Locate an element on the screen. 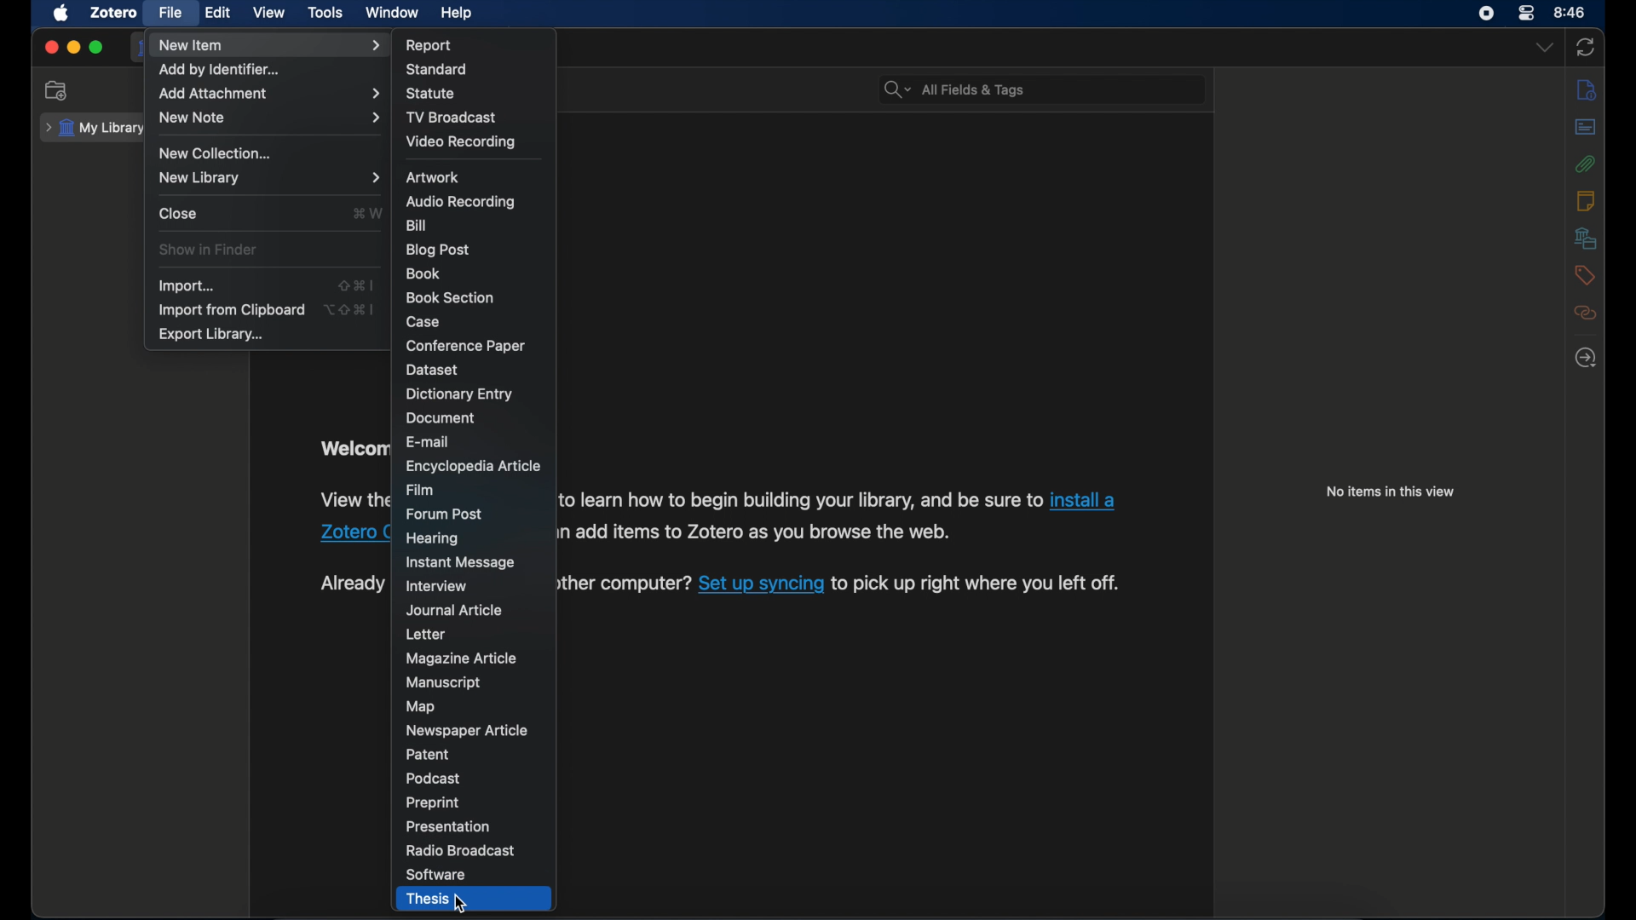  control center is located at coordinates (1528, 14).